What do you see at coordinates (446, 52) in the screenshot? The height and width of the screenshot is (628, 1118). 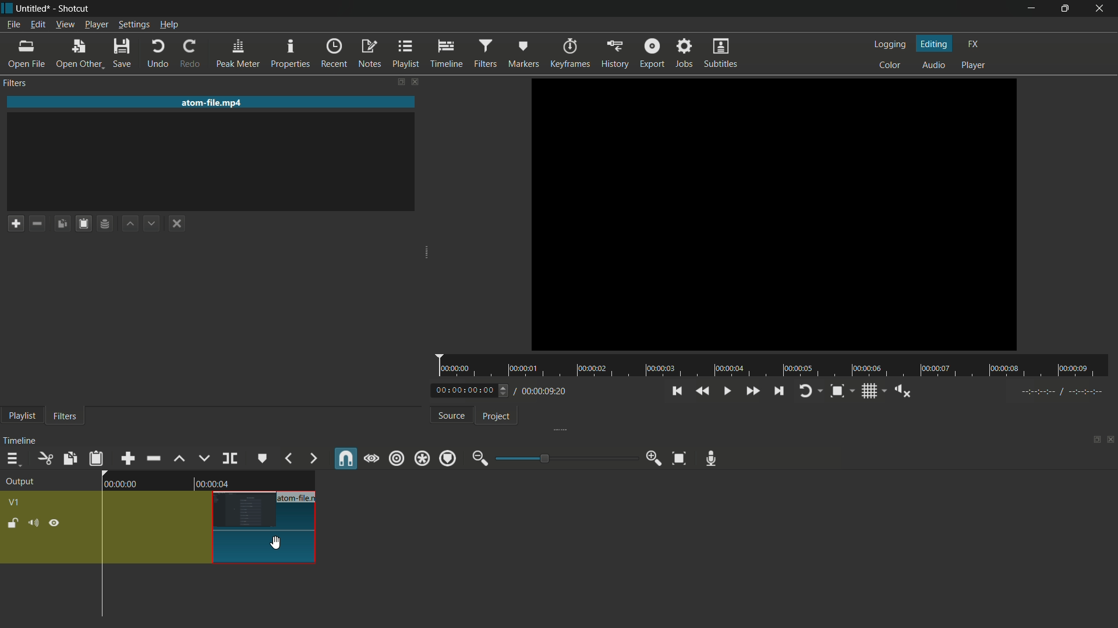 I see `timeline` at bounding box center [446, 52].